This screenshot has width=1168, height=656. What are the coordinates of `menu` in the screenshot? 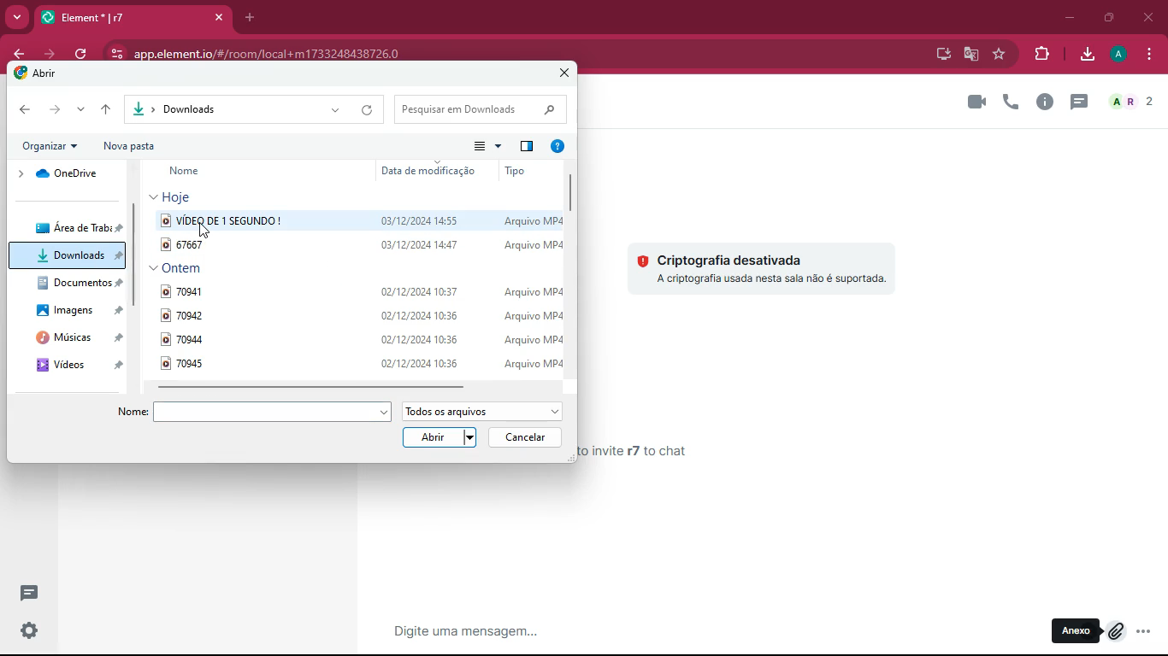 It's located at (1146, 55).